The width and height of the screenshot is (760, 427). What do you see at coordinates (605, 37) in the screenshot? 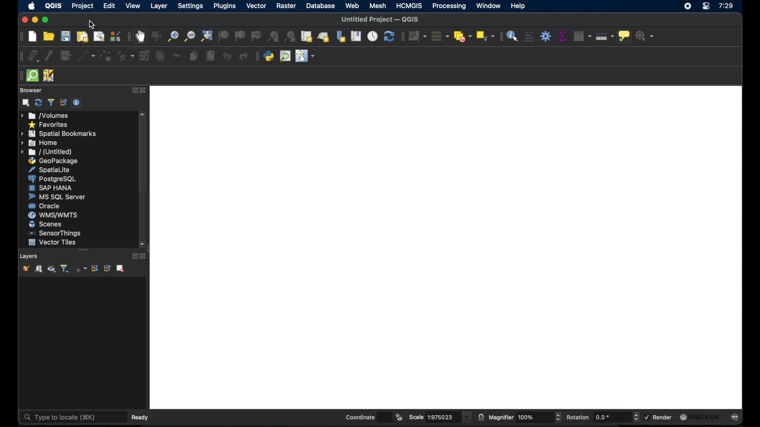
I see `measure line` at bounding box center [605, 37].